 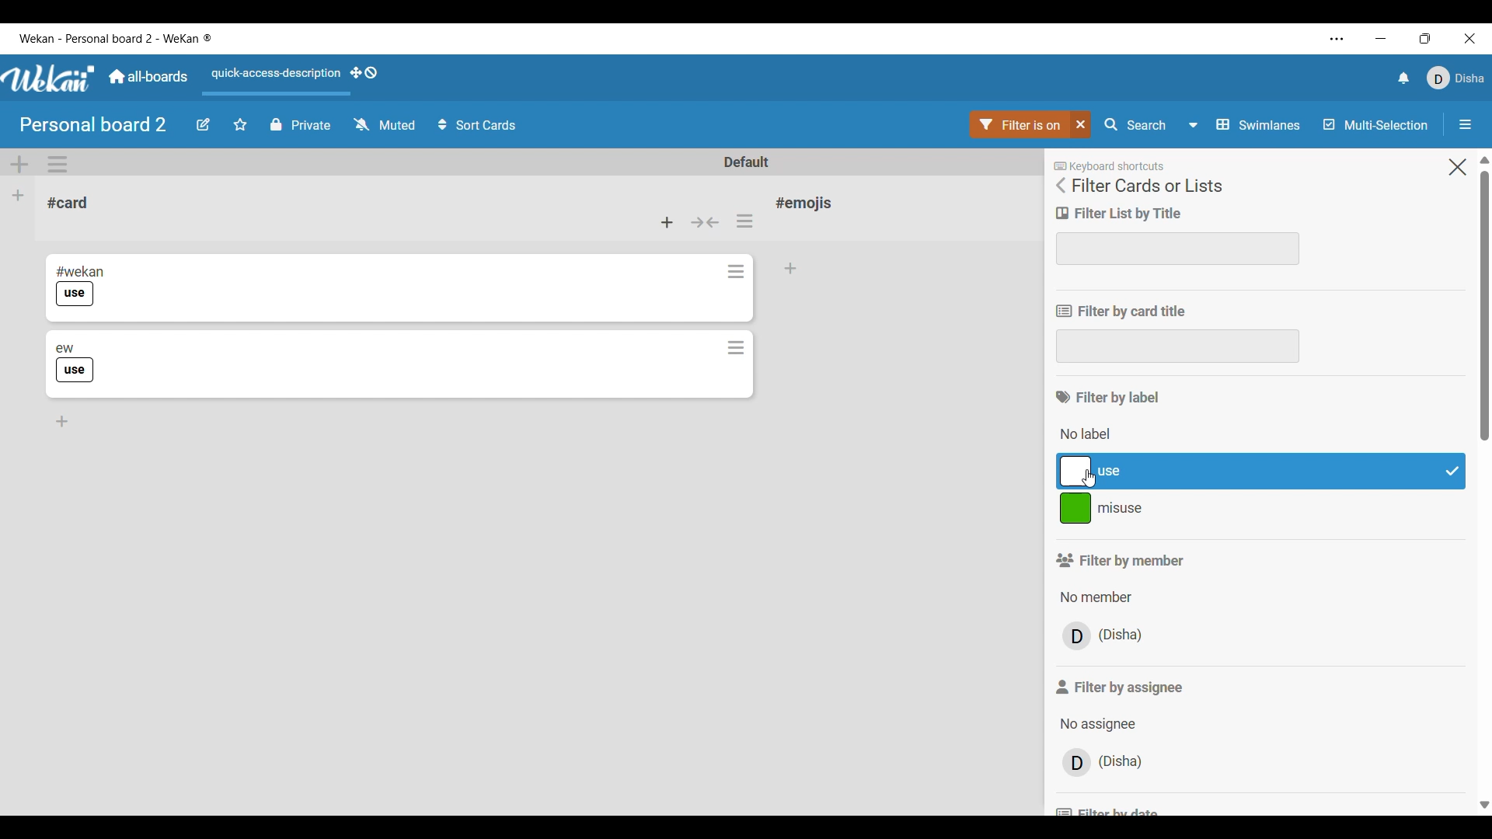 What do you see at coordinates (274, 74) in the screenshot?
I see `Quick access description` at bounding box center [274, 74].